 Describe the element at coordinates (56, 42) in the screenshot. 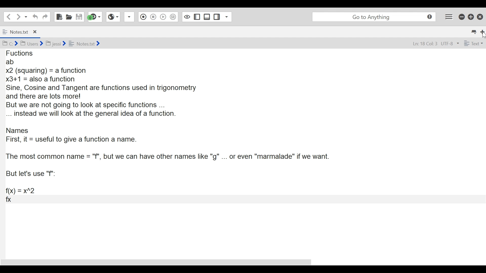

I see `jessi` at that location.